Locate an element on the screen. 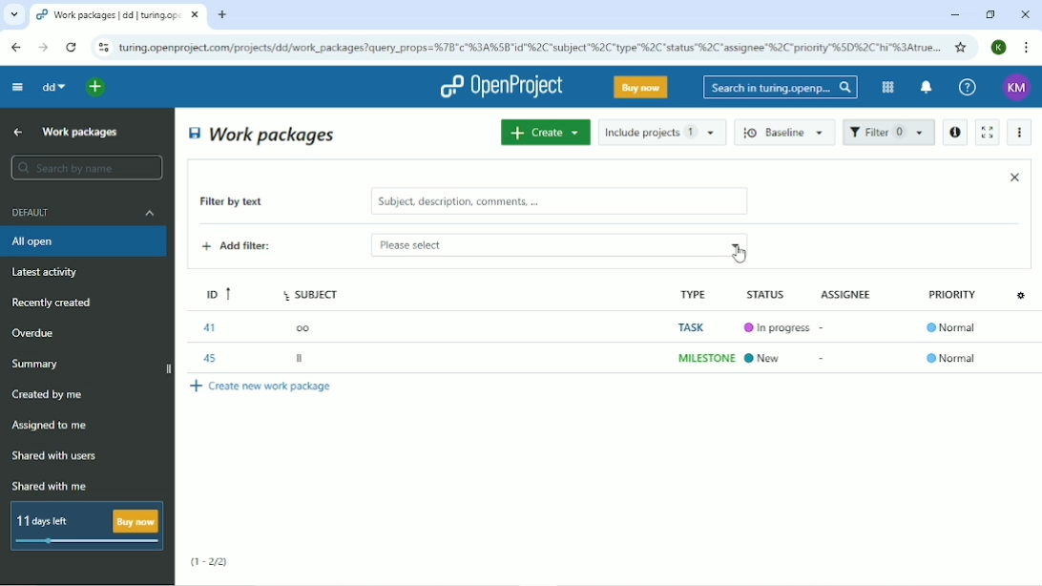 The height and width of the screenshot is (586, 1042). Baseline is located at coordinates (786, 132).